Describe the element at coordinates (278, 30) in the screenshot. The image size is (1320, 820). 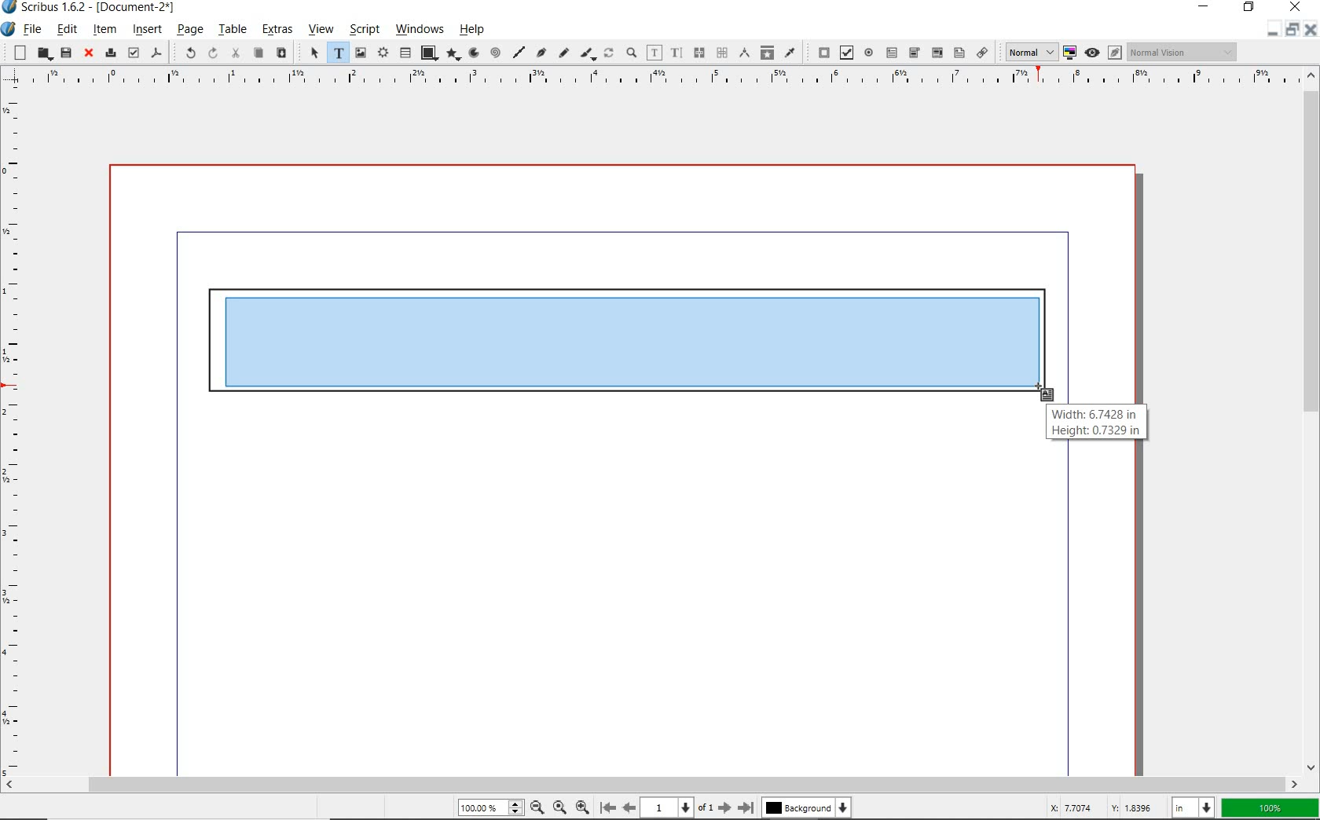
I see `extras` at that location.